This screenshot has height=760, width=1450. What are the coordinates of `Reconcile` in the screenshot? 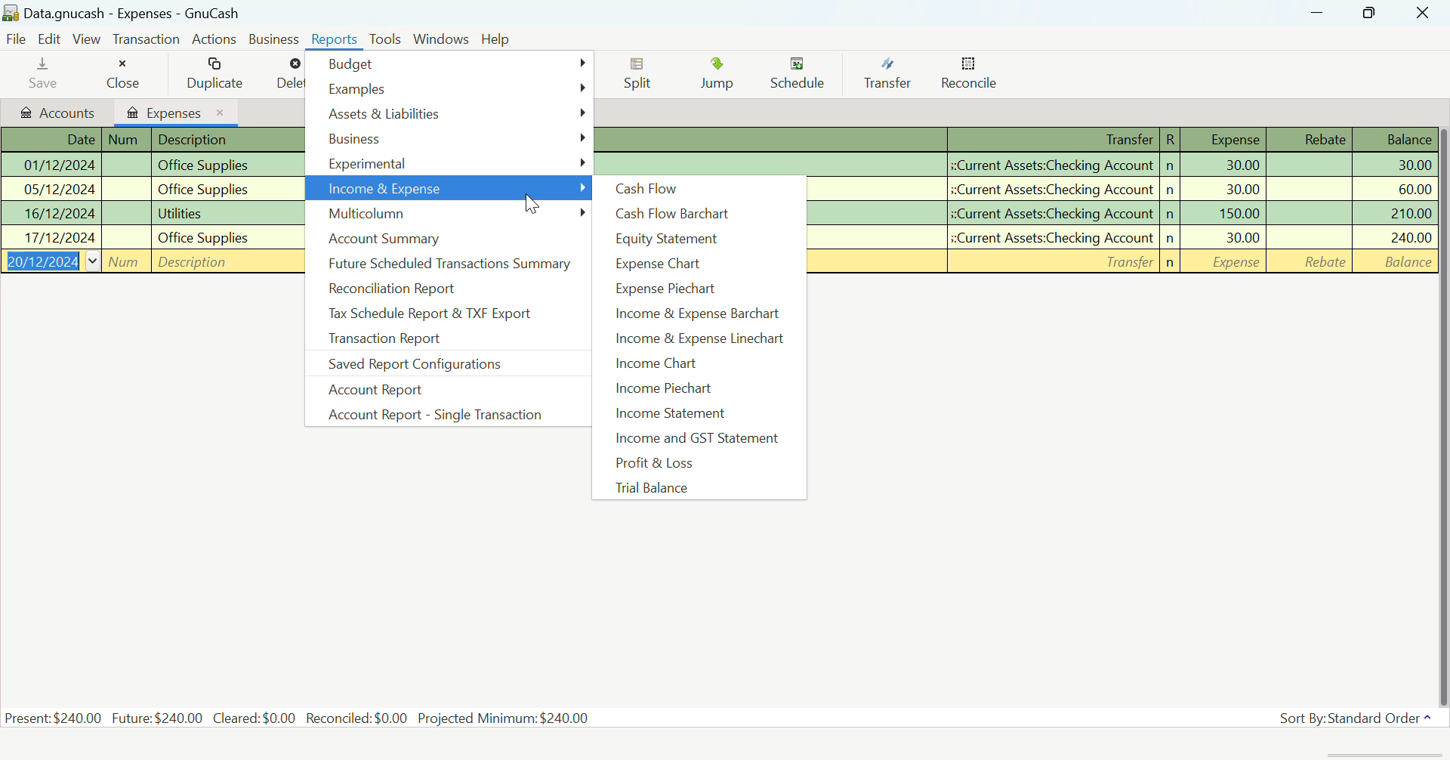 It's located at (971, 76).